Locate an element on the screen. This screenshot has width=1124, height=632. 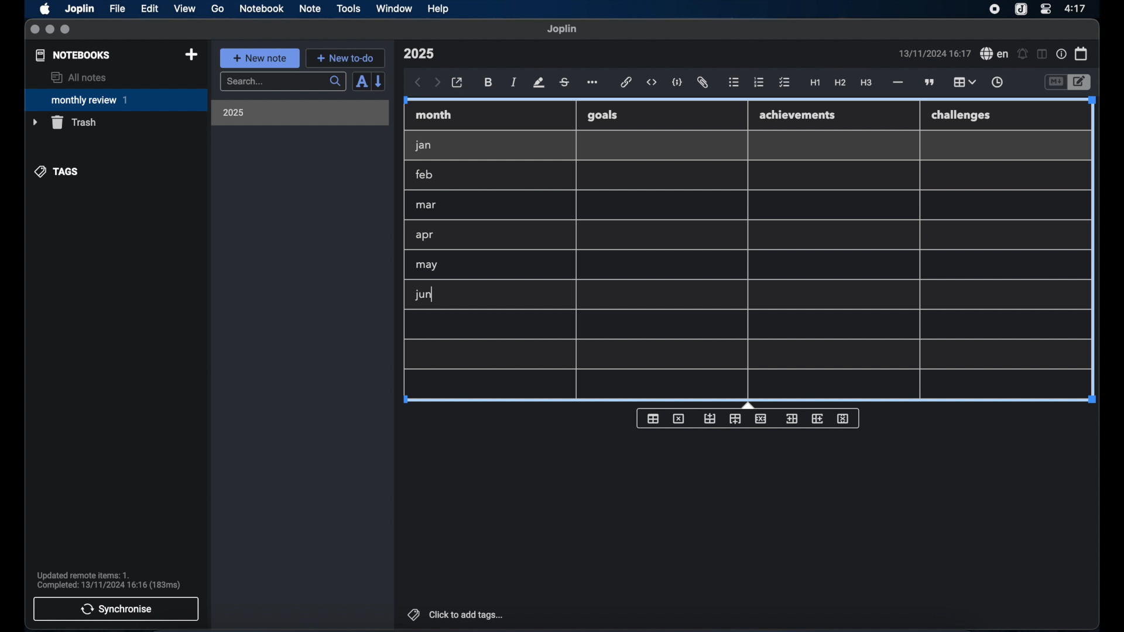
insert row before is located at coordinates (710, 419).